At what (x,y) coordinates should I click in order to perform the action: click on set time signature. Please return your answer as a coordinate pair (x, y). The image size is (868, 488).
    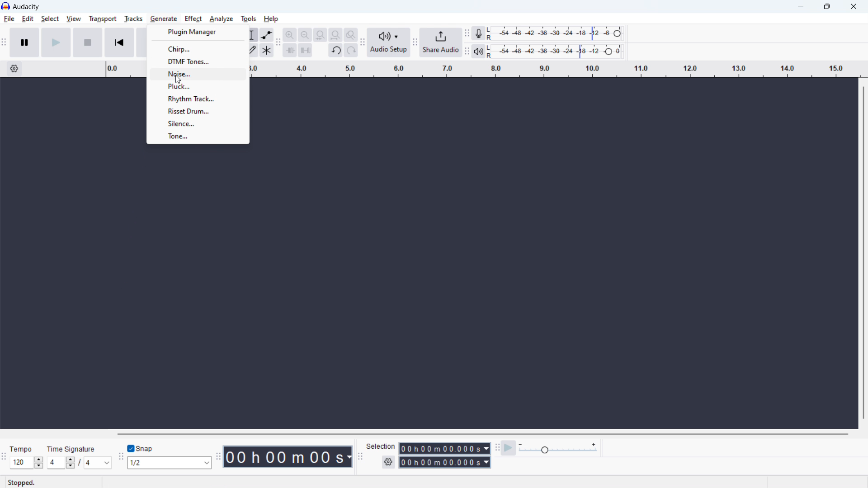
    Looking at the image, I should click on (80, 463).